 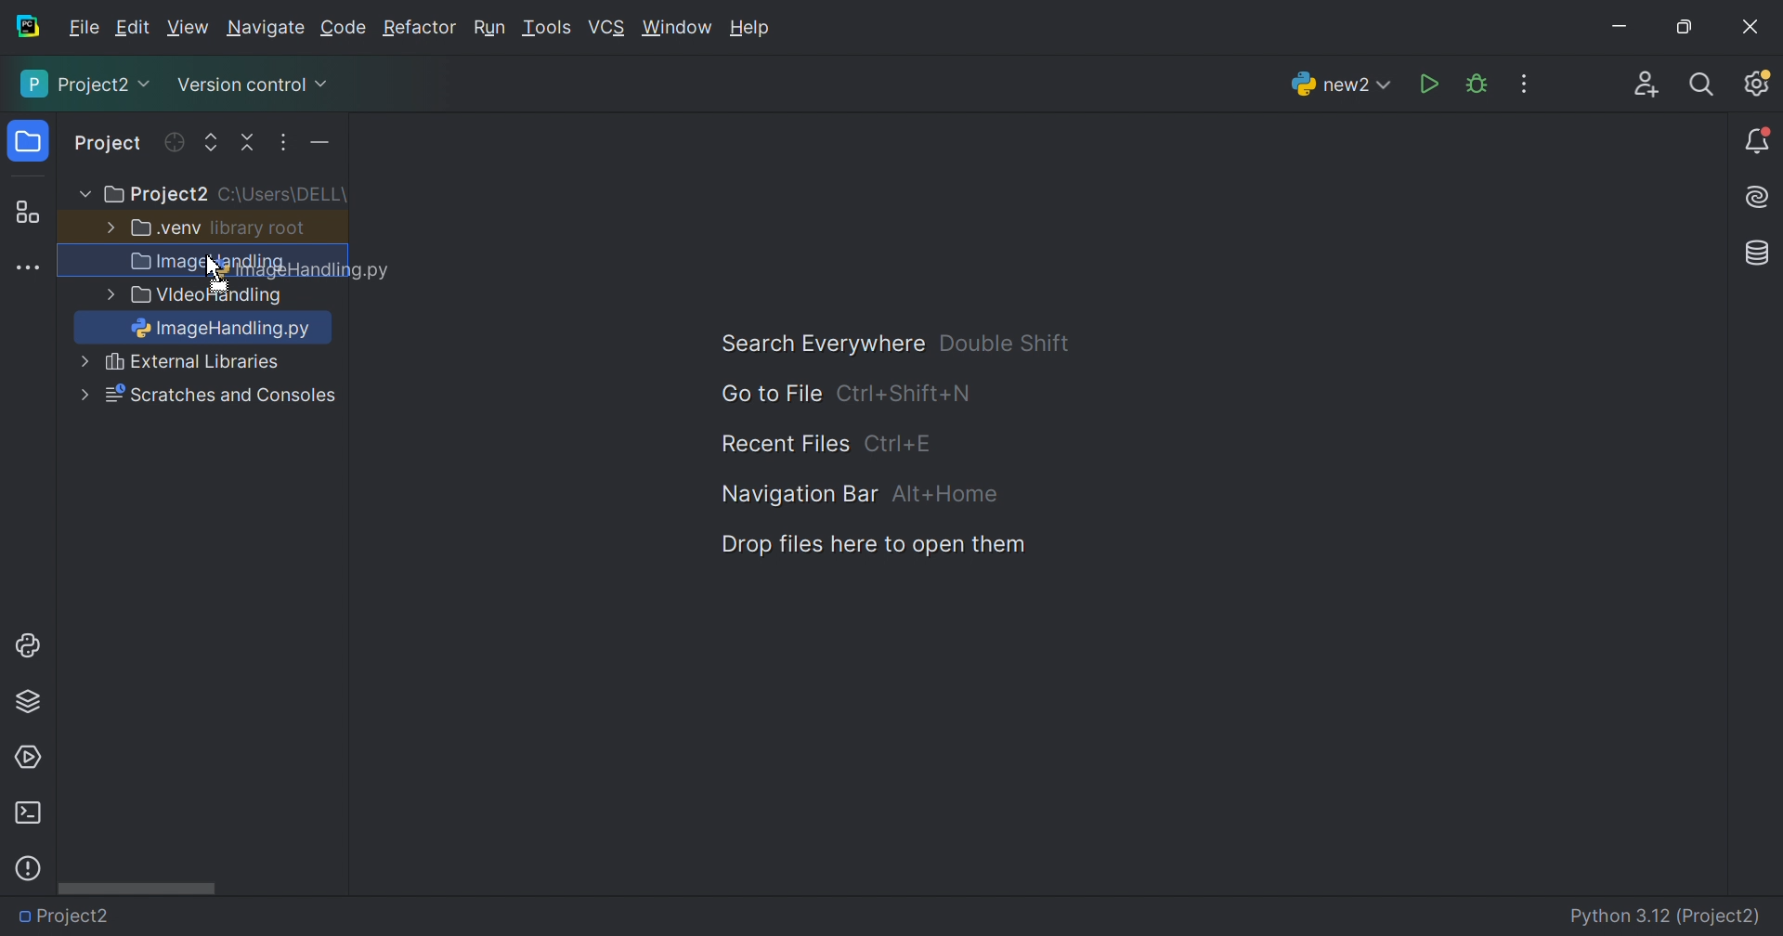 What do you see at coordinates (87, 84) in the screenshot?
I see `Project2` at bounding box center [87, 84].